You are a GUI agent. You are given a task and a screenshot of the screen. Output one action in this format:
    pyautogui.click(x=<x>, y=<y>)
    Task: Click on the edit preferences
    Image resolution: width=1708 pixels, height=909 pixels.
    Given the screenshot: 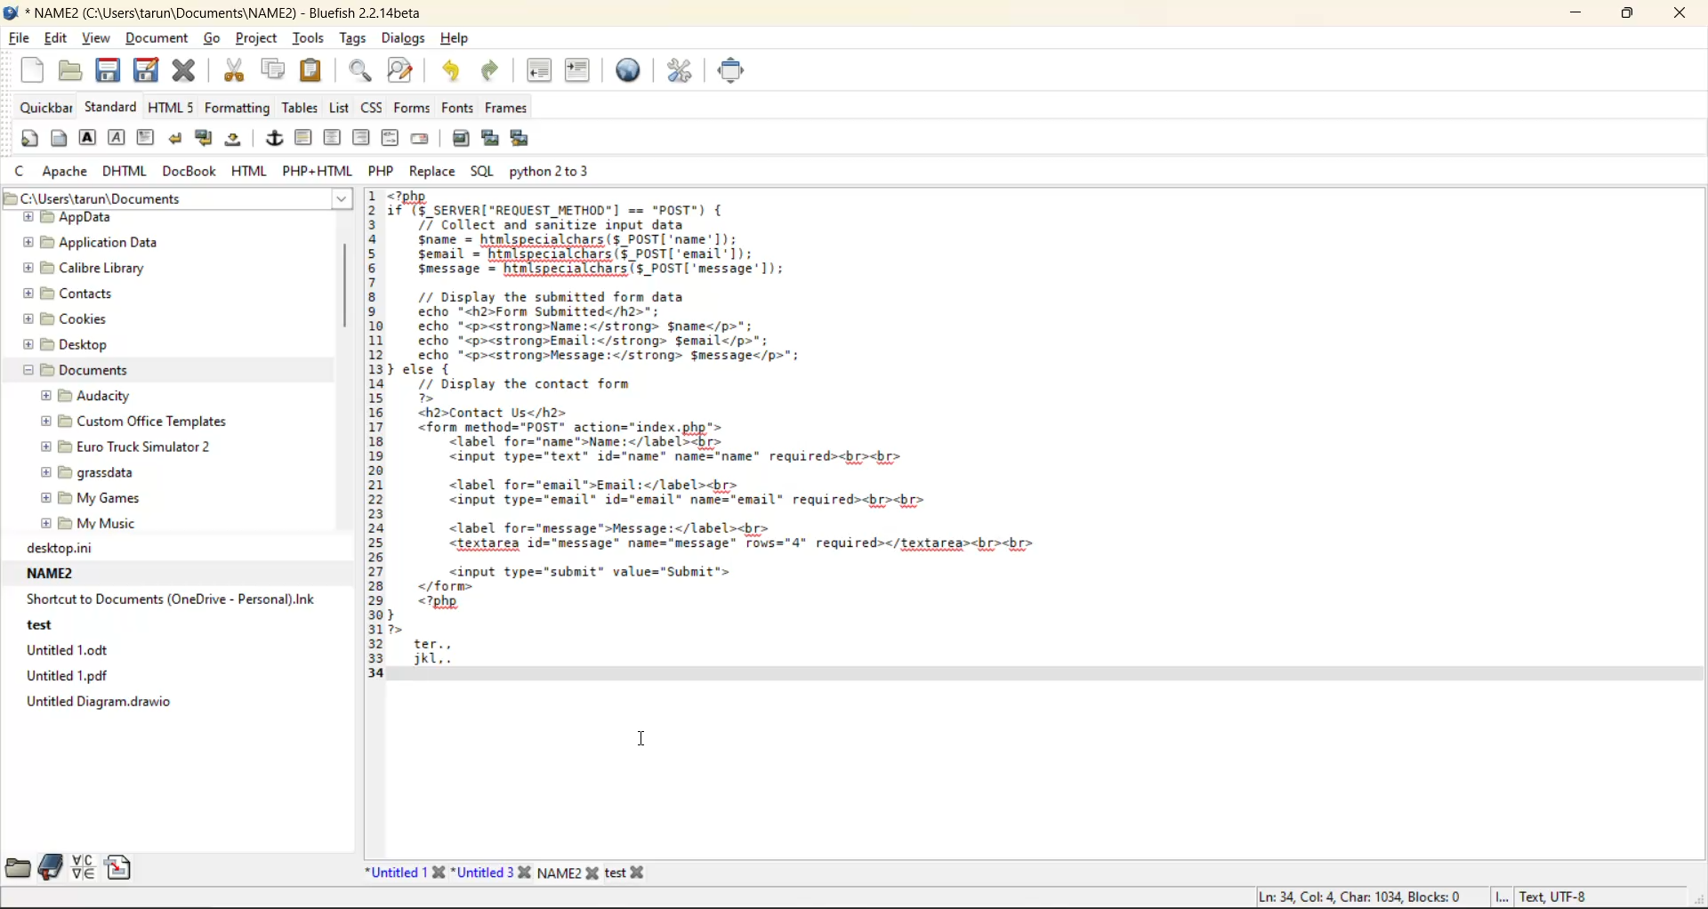 What is the action you would take?
    pyautogui.click(x=684, y=74)
    